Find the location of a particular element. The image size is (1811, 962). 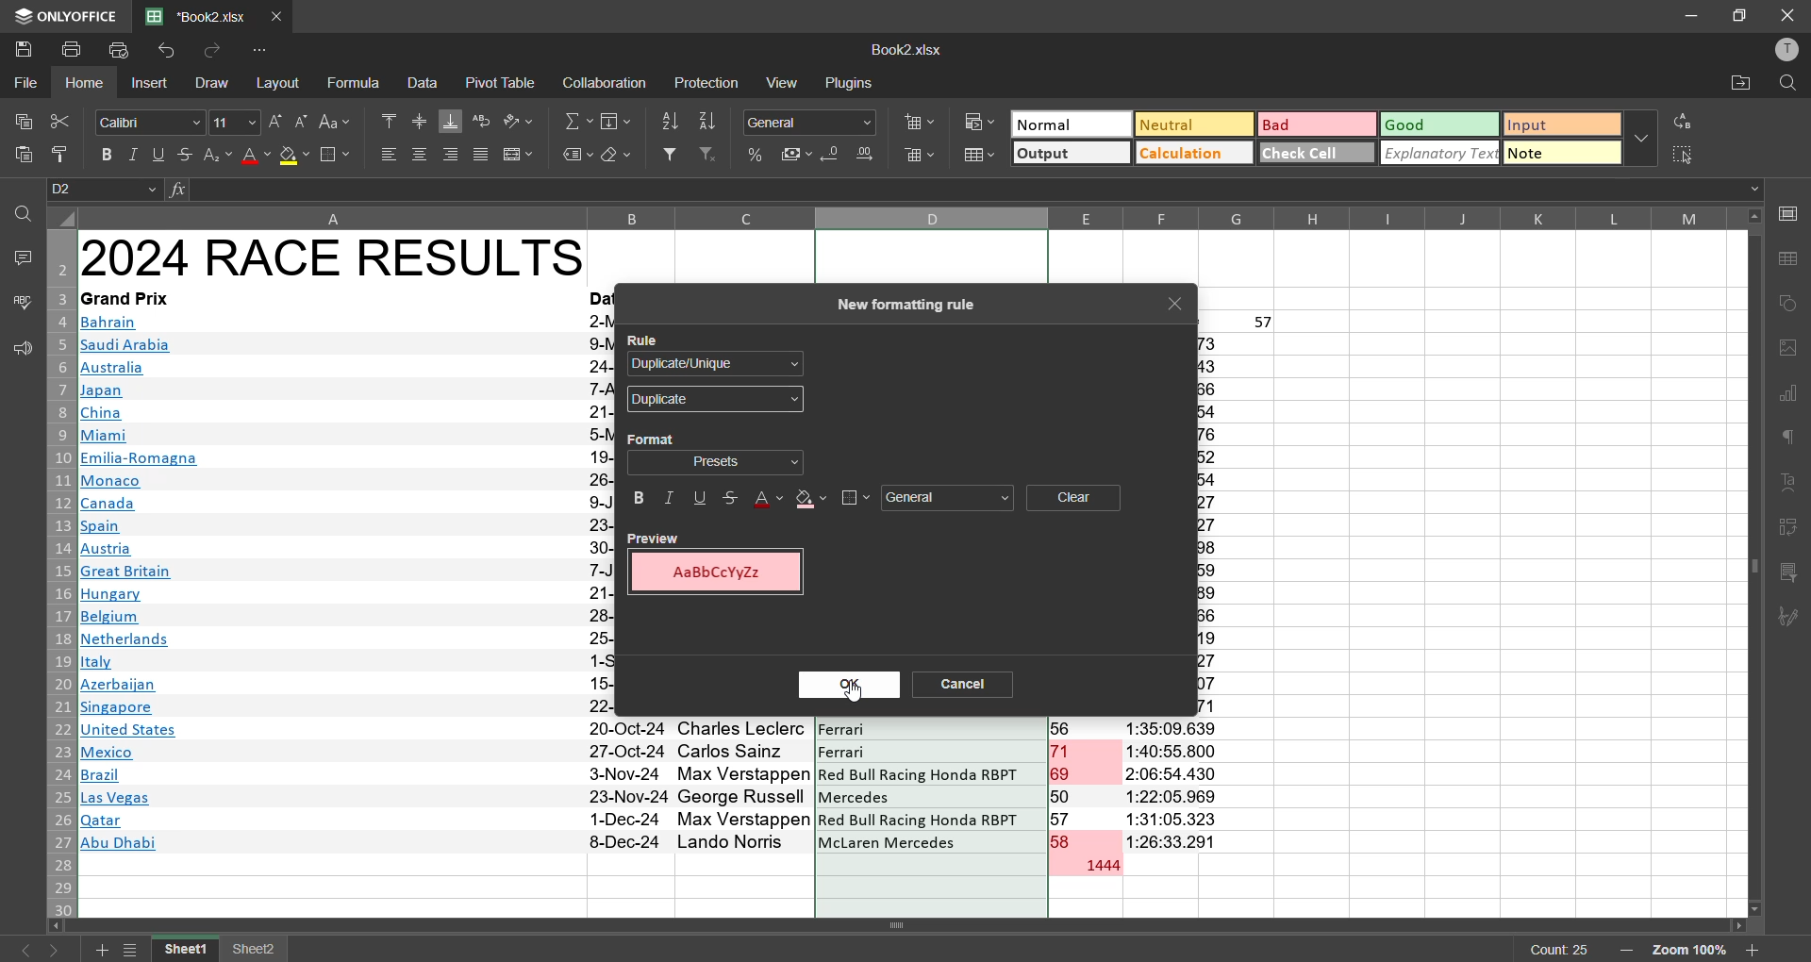

align top is located at coordinates (389, 119).